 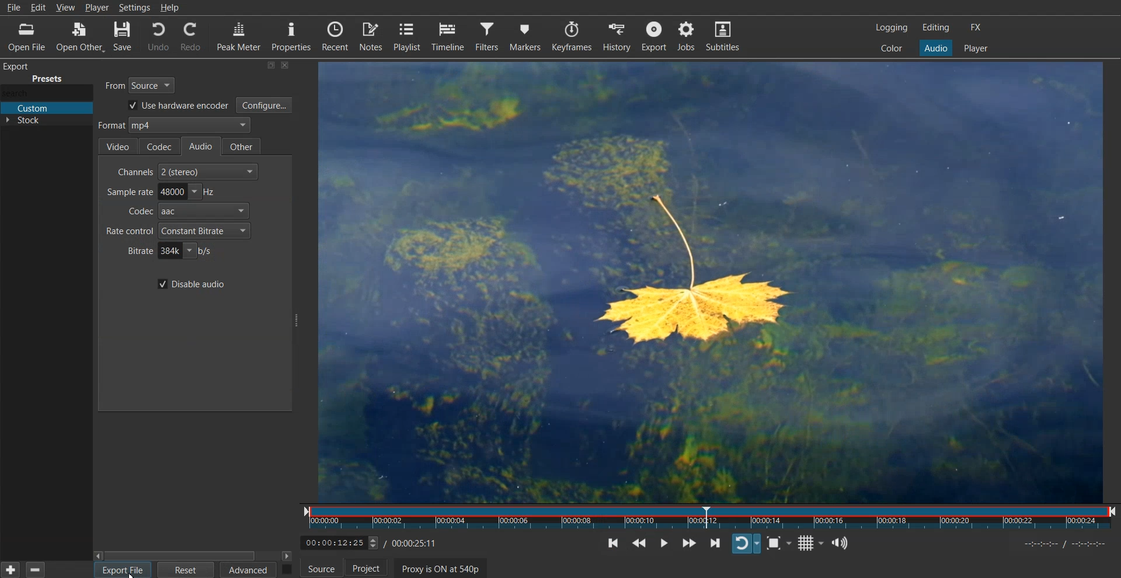 What do you see at coordinates (408, 36) in the screenshot?
I see `Playlist` at bounding box center [408, 36].